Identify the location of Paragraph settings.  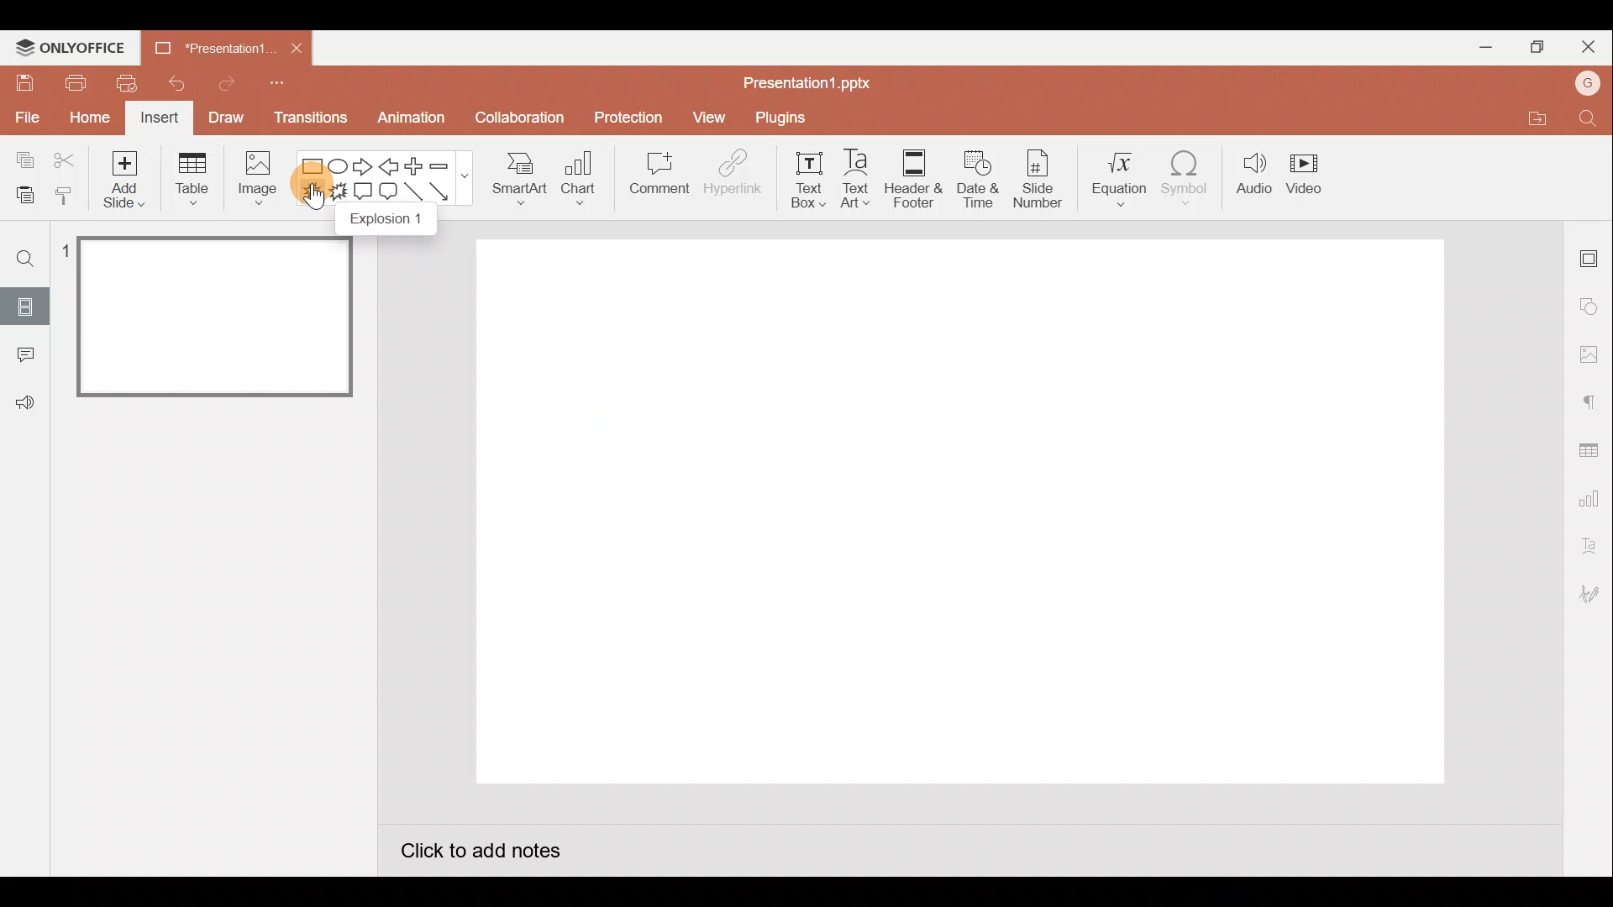
(1591, 398).